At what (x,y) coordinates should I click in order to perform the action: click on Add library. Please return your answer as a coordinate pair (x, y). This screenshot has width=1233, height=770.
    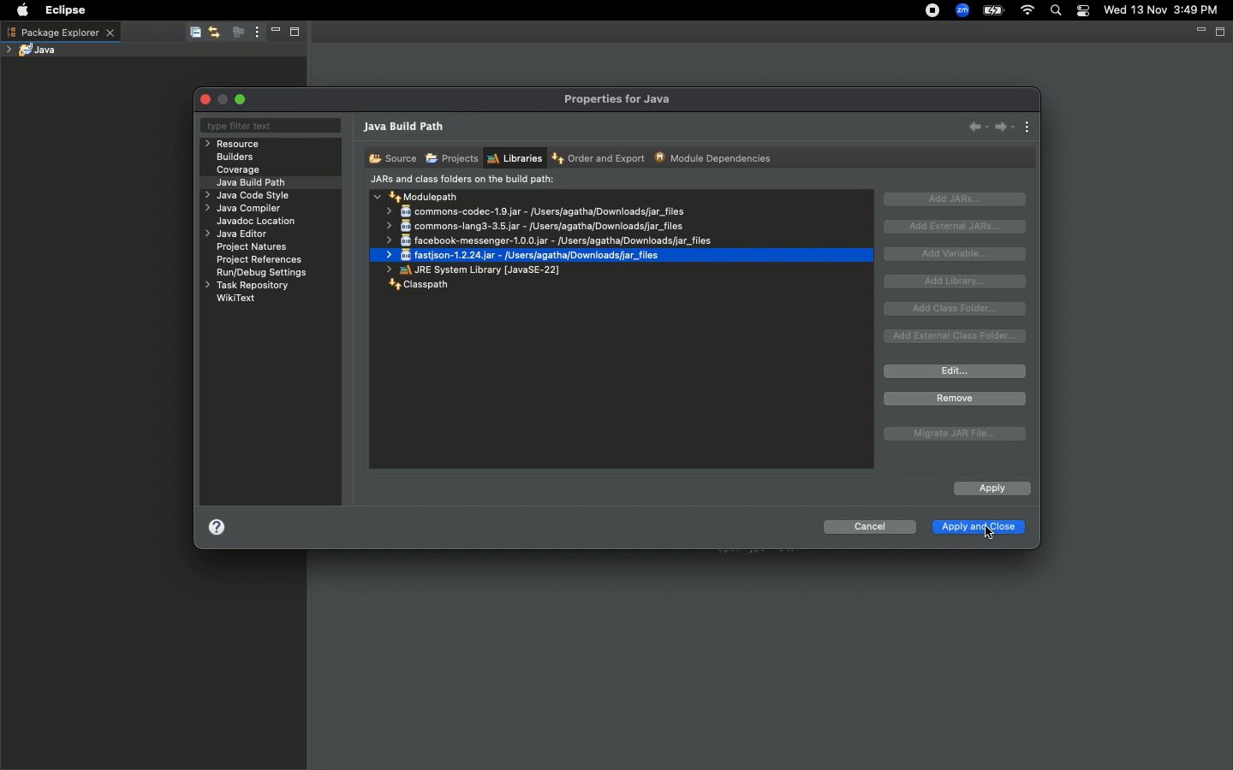
    Looking at the image, I should click on (957, 281).